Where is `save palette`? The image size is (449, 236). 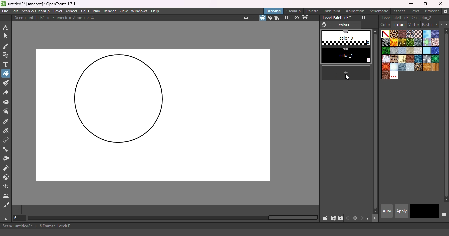
save palette is located at coordinates (341, 218).